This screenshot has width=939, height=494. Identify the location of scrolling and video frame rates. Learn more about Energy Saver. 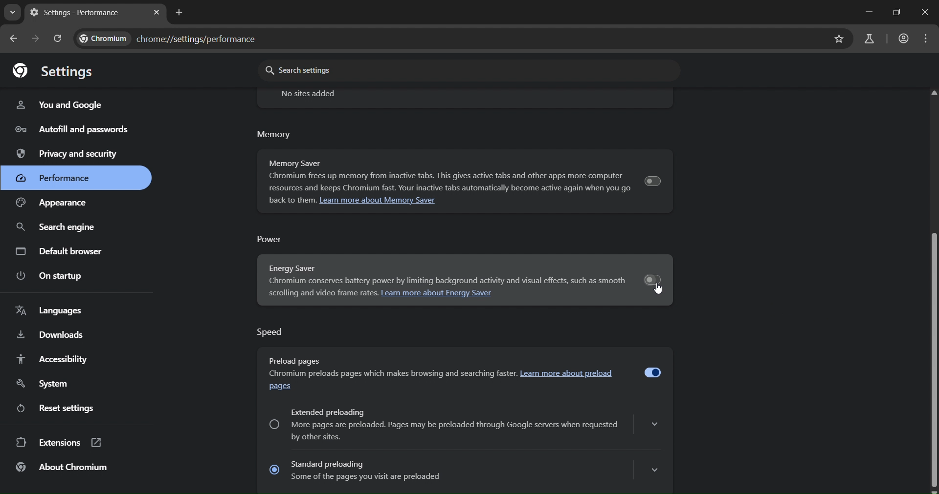
(448, 281).